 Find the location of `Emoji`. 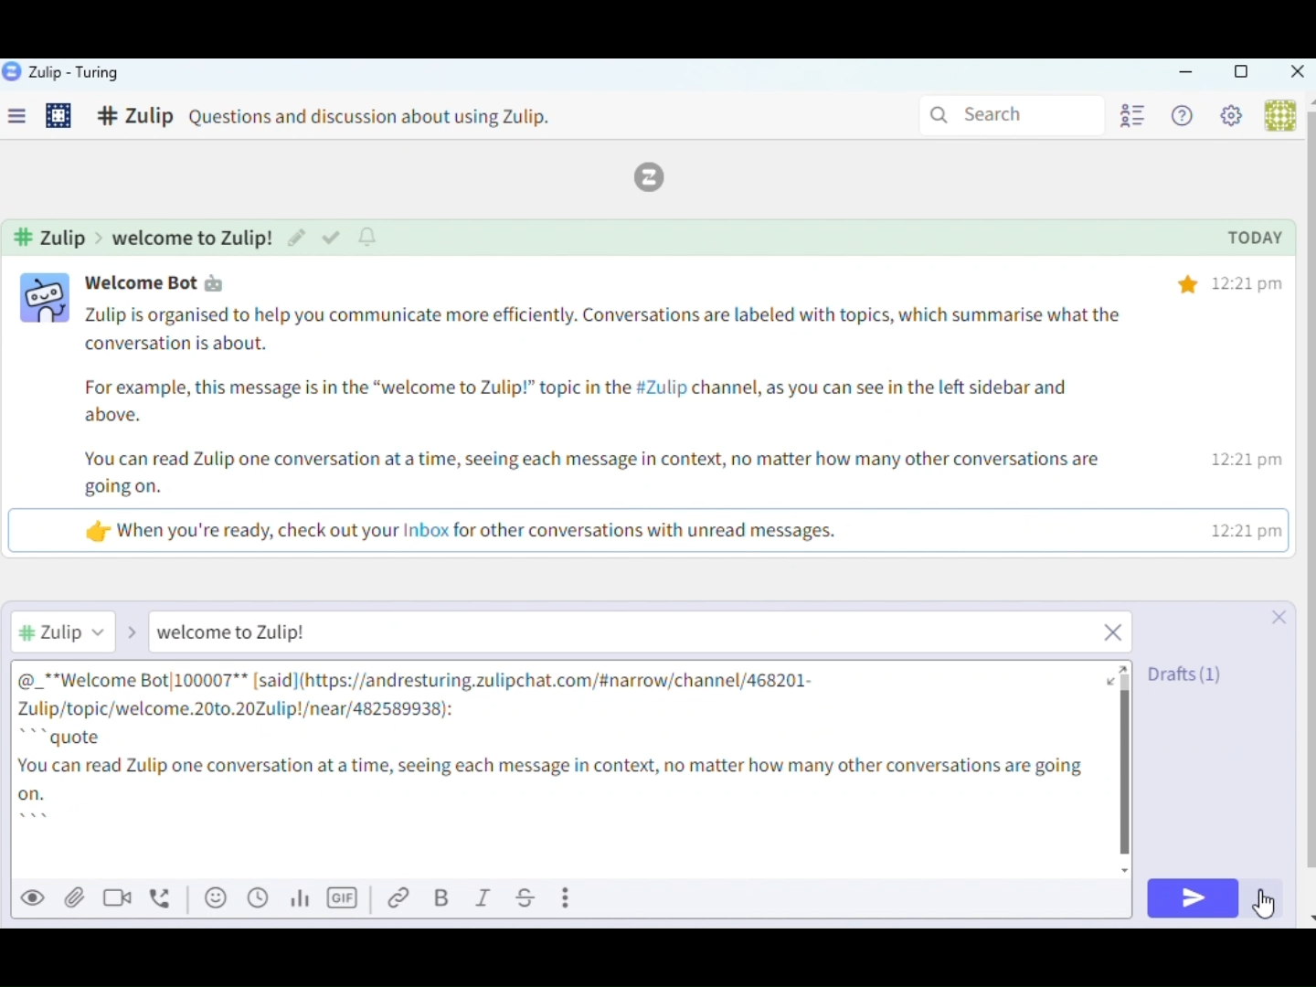

Emoji is located at coordinates (215, 897).